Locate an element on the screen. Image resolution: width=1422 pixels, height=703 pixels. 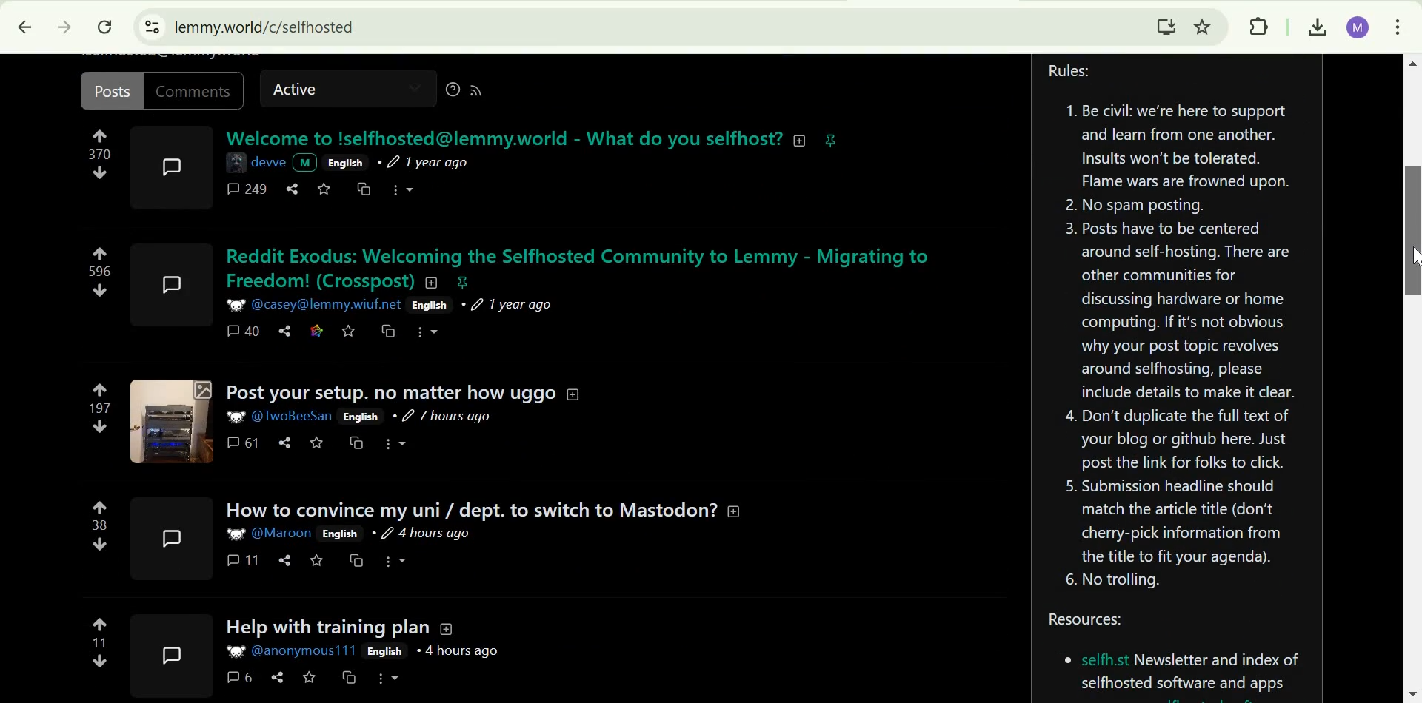
user ID is located at coordinates (283, 534).